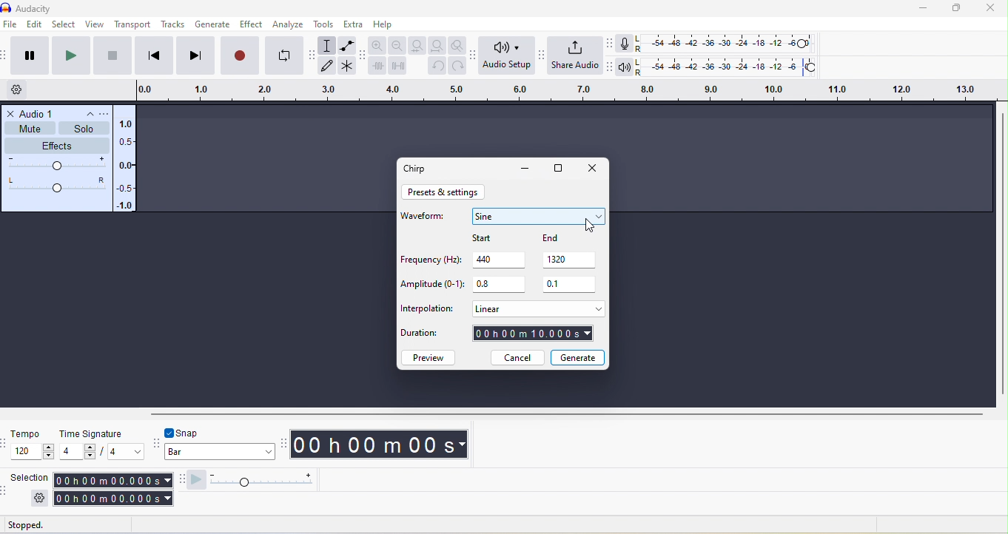 This screenshot has height=534, width=1008. What do you see at coordinates (329, 45) in the screenshot?
I see `selection tool` at bounding box center [329, 45].